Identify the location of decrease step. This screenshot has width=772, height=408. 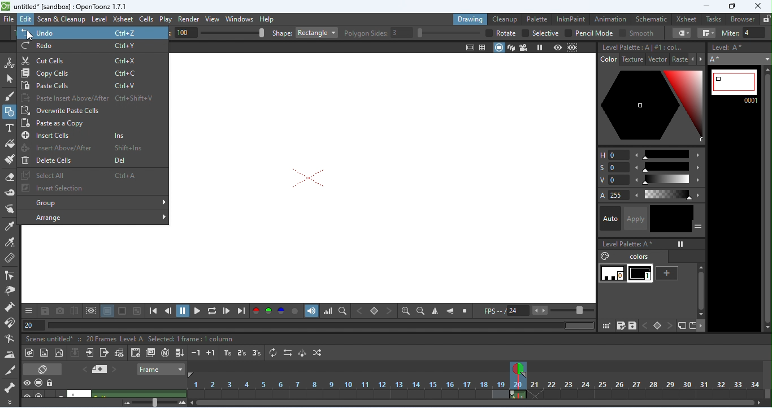
(195, 353).